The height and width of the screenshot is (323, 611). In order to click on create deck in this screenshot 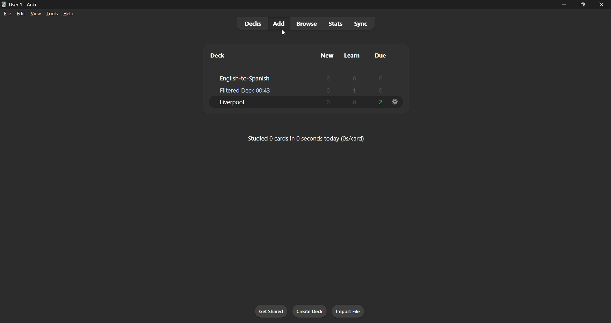, I will do `click(309, 311)`.